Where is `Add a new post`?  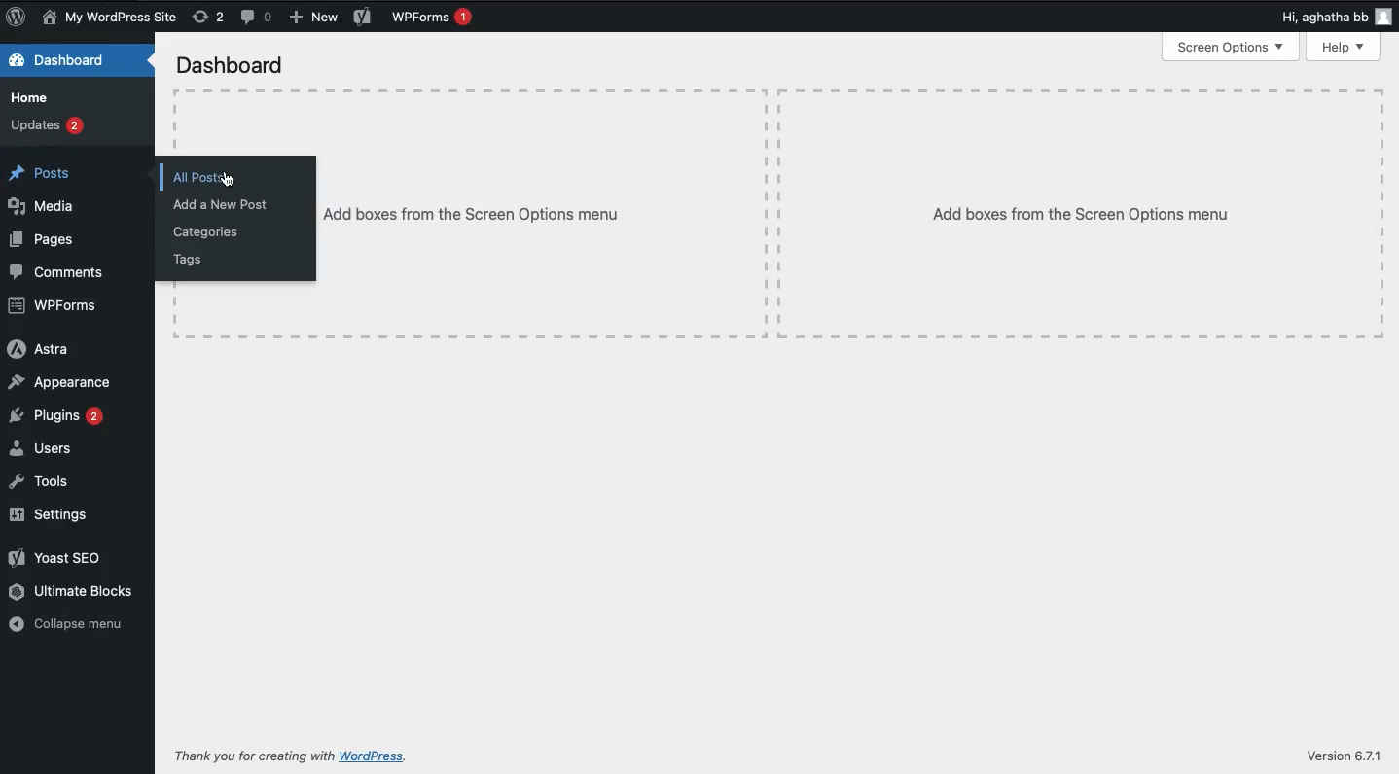 Add a new post is located at coordinates (218, 208).